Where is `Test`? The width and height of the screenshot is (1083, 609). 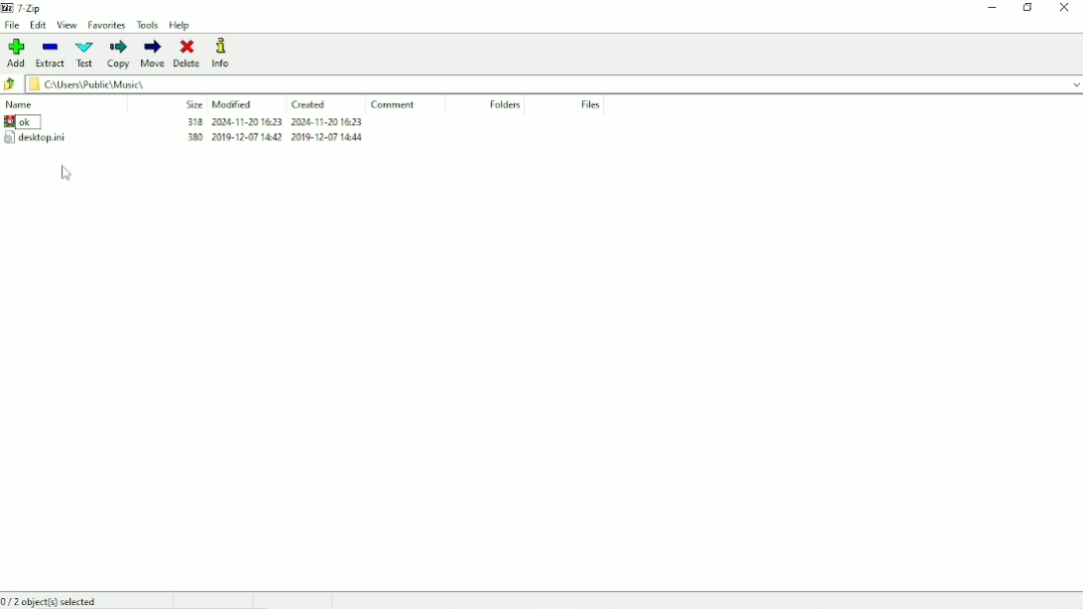 Test is located at coordinates (83, 54).